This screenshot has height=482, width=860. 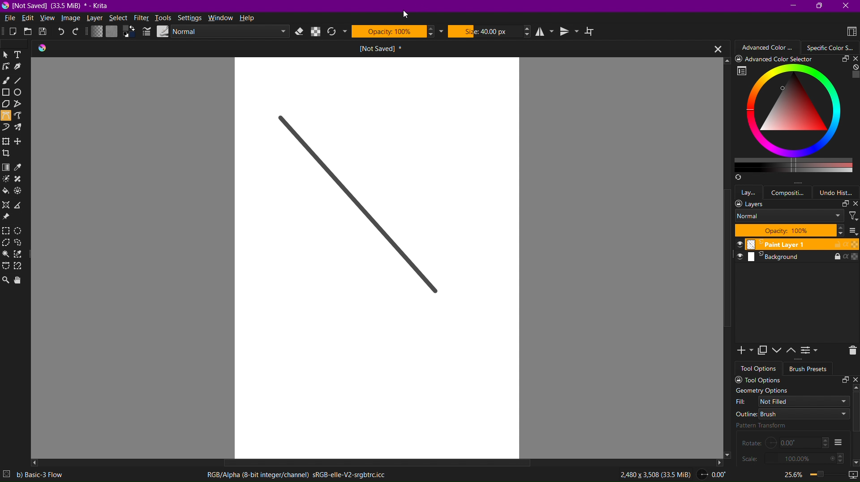 What do you see at coordinates (714, 48) in the screenshot?
I see `Close` at bounding box center [714, 48].